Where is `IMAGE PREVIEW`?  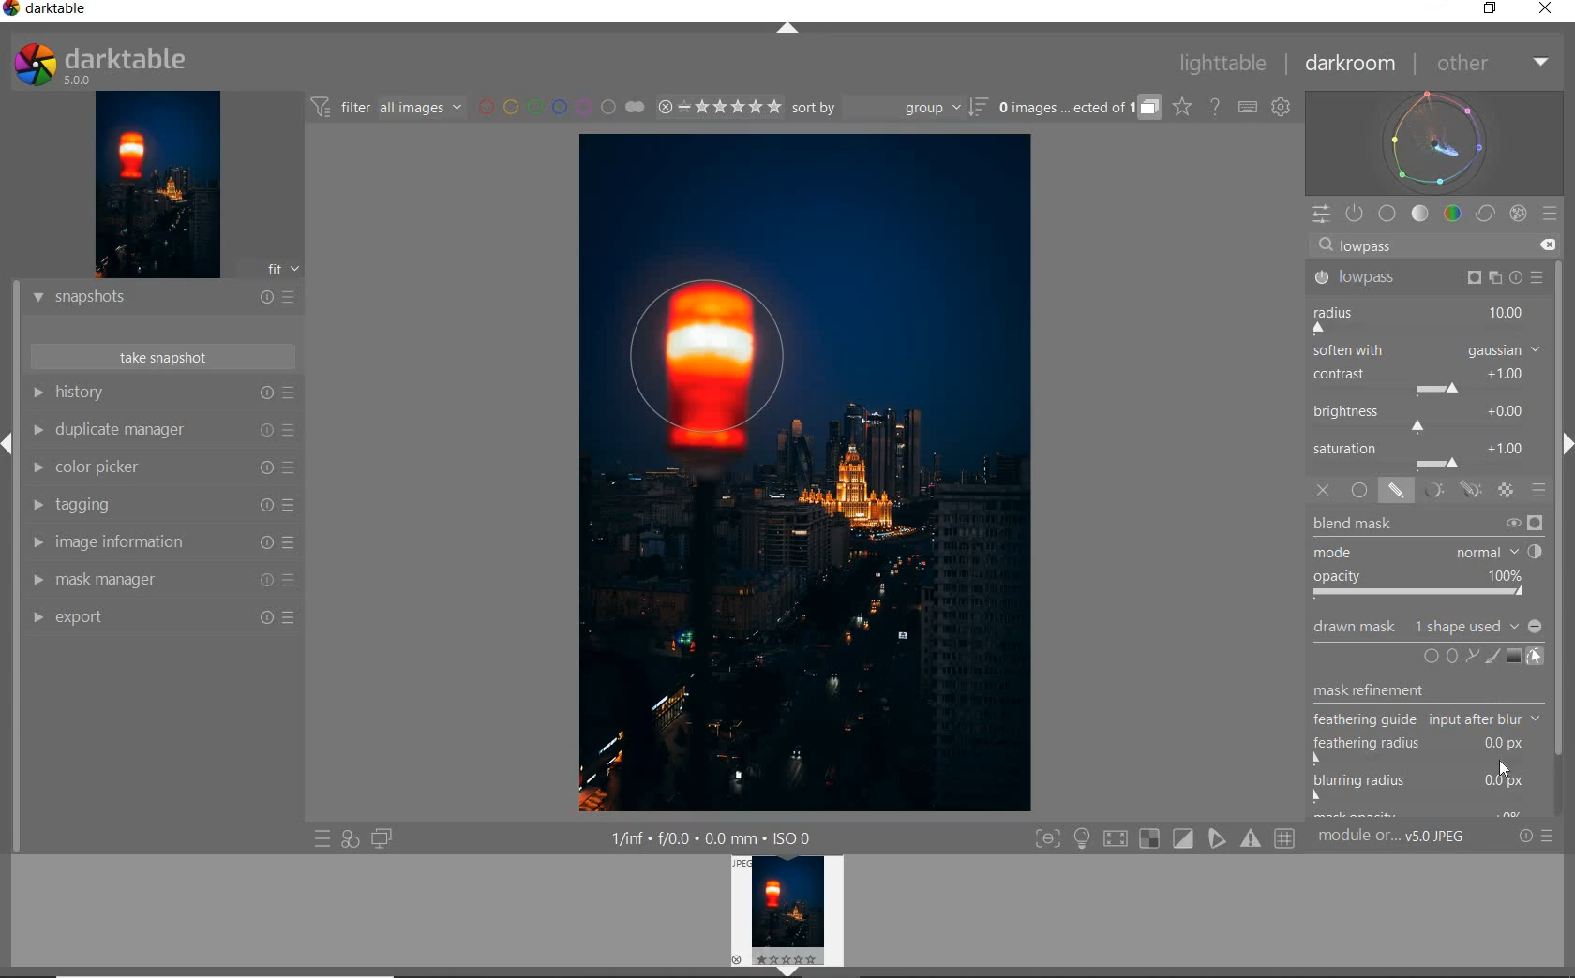
IMAGE PREVIEW is located at coordinates (157, 184).